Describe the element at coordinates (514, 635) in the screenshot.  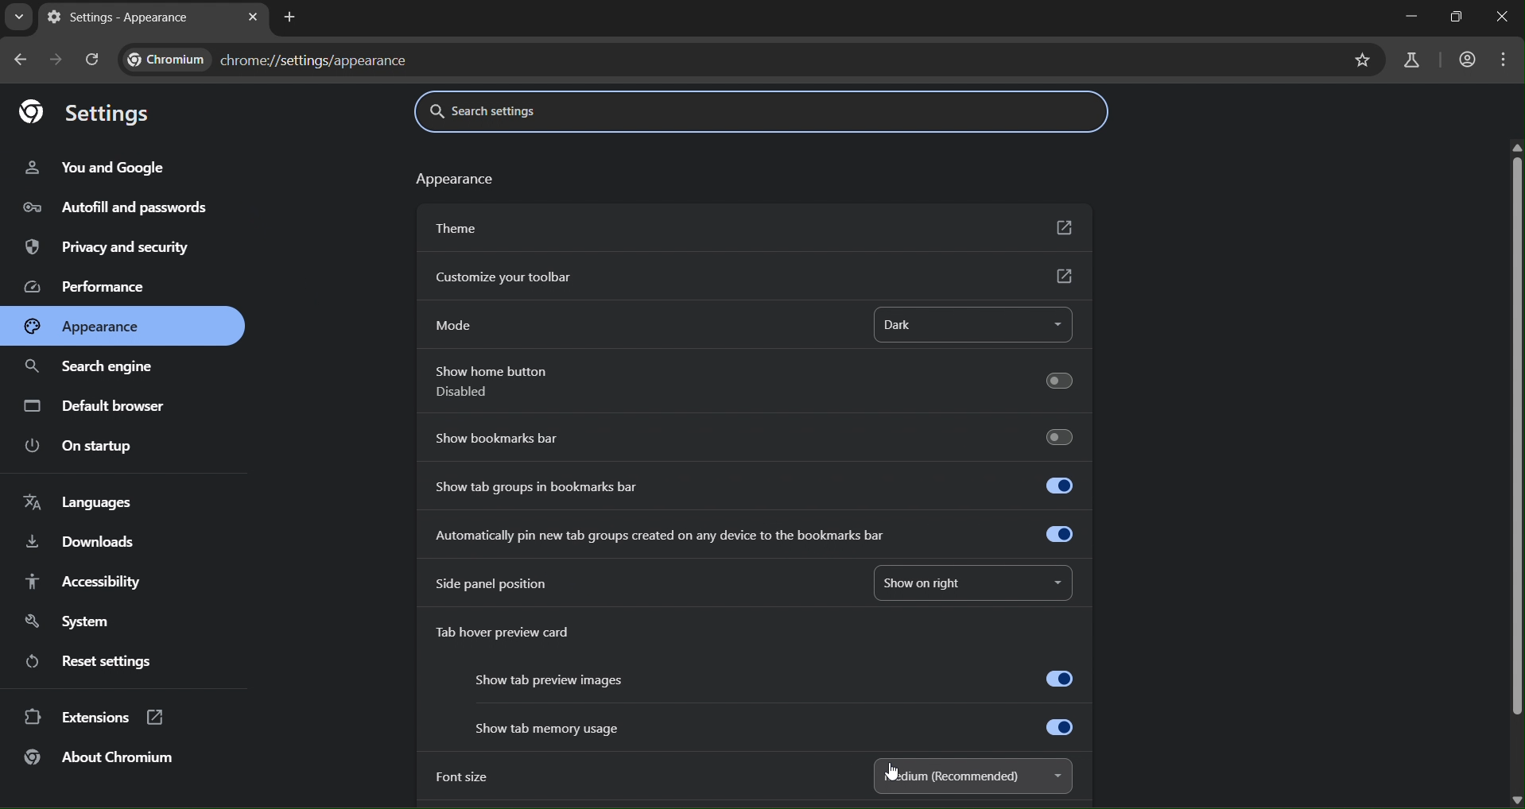
I see `tab hover preview card` at that location.